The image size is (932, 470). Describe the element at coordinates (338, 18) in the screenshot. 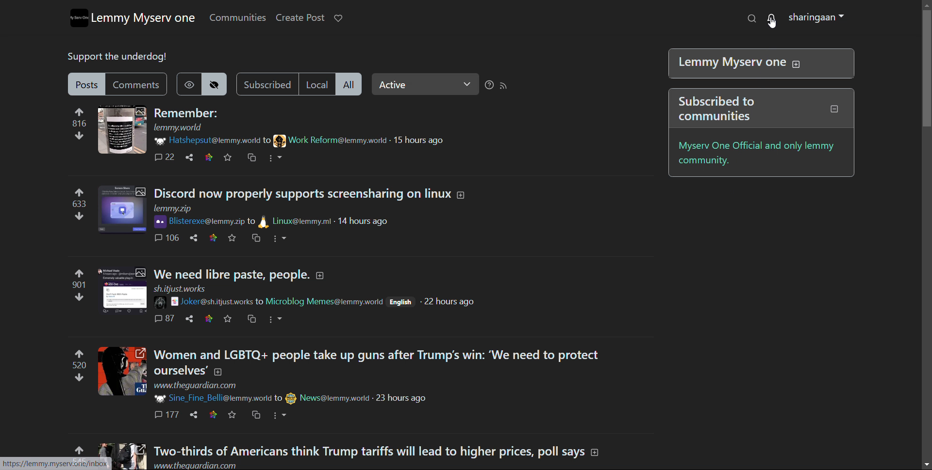

I see `donate to lemmy` at that location.